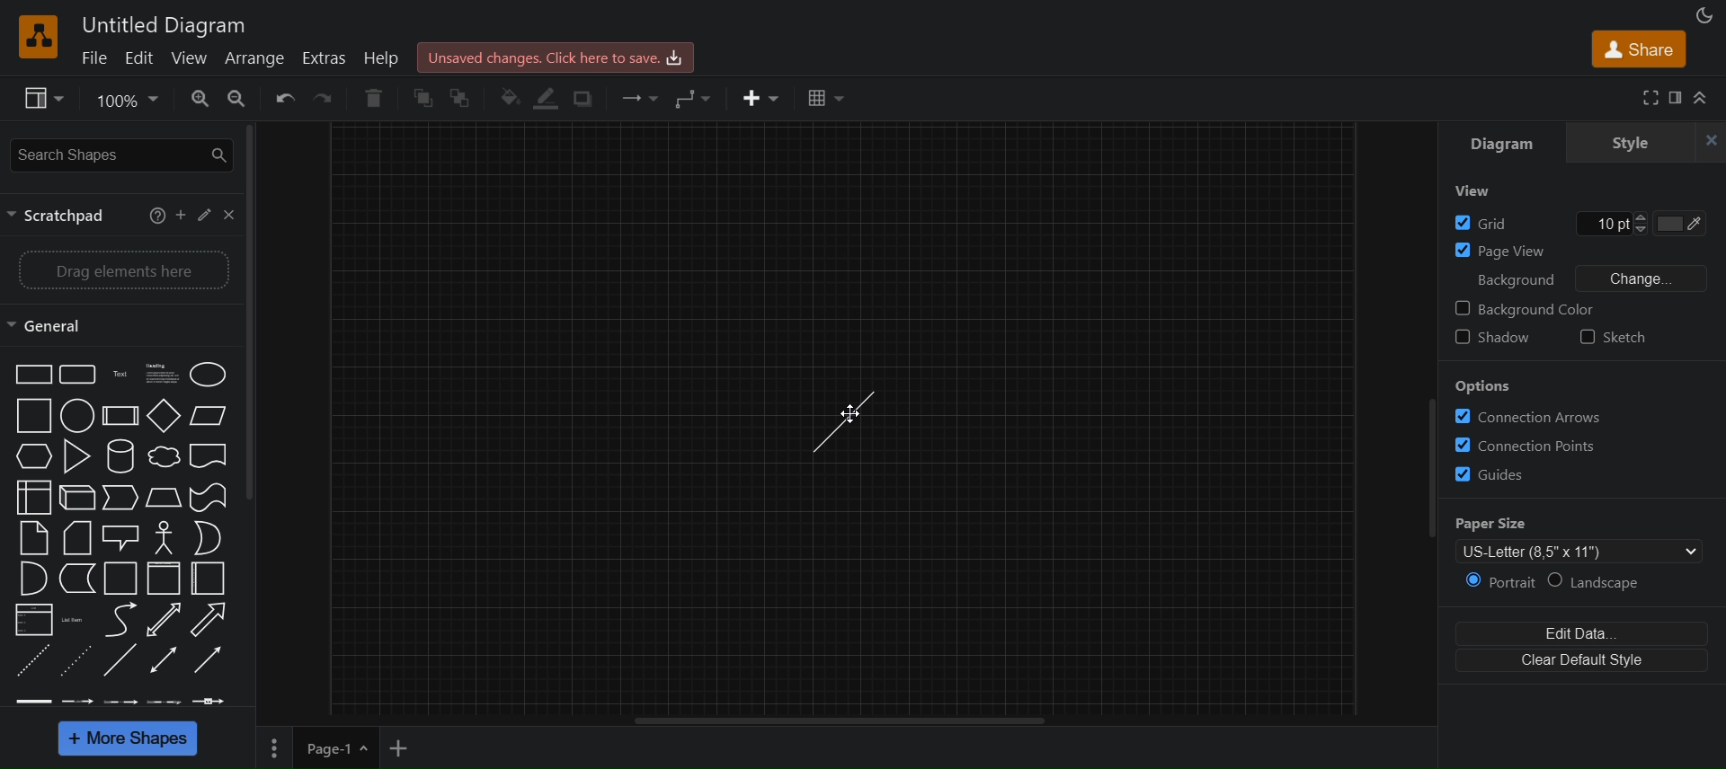 This screenshot has width=1726, height=769. What do you see at coordinates (1540, 309) in the screenshot?
I see `background color` at bounding box center [1540, 309].